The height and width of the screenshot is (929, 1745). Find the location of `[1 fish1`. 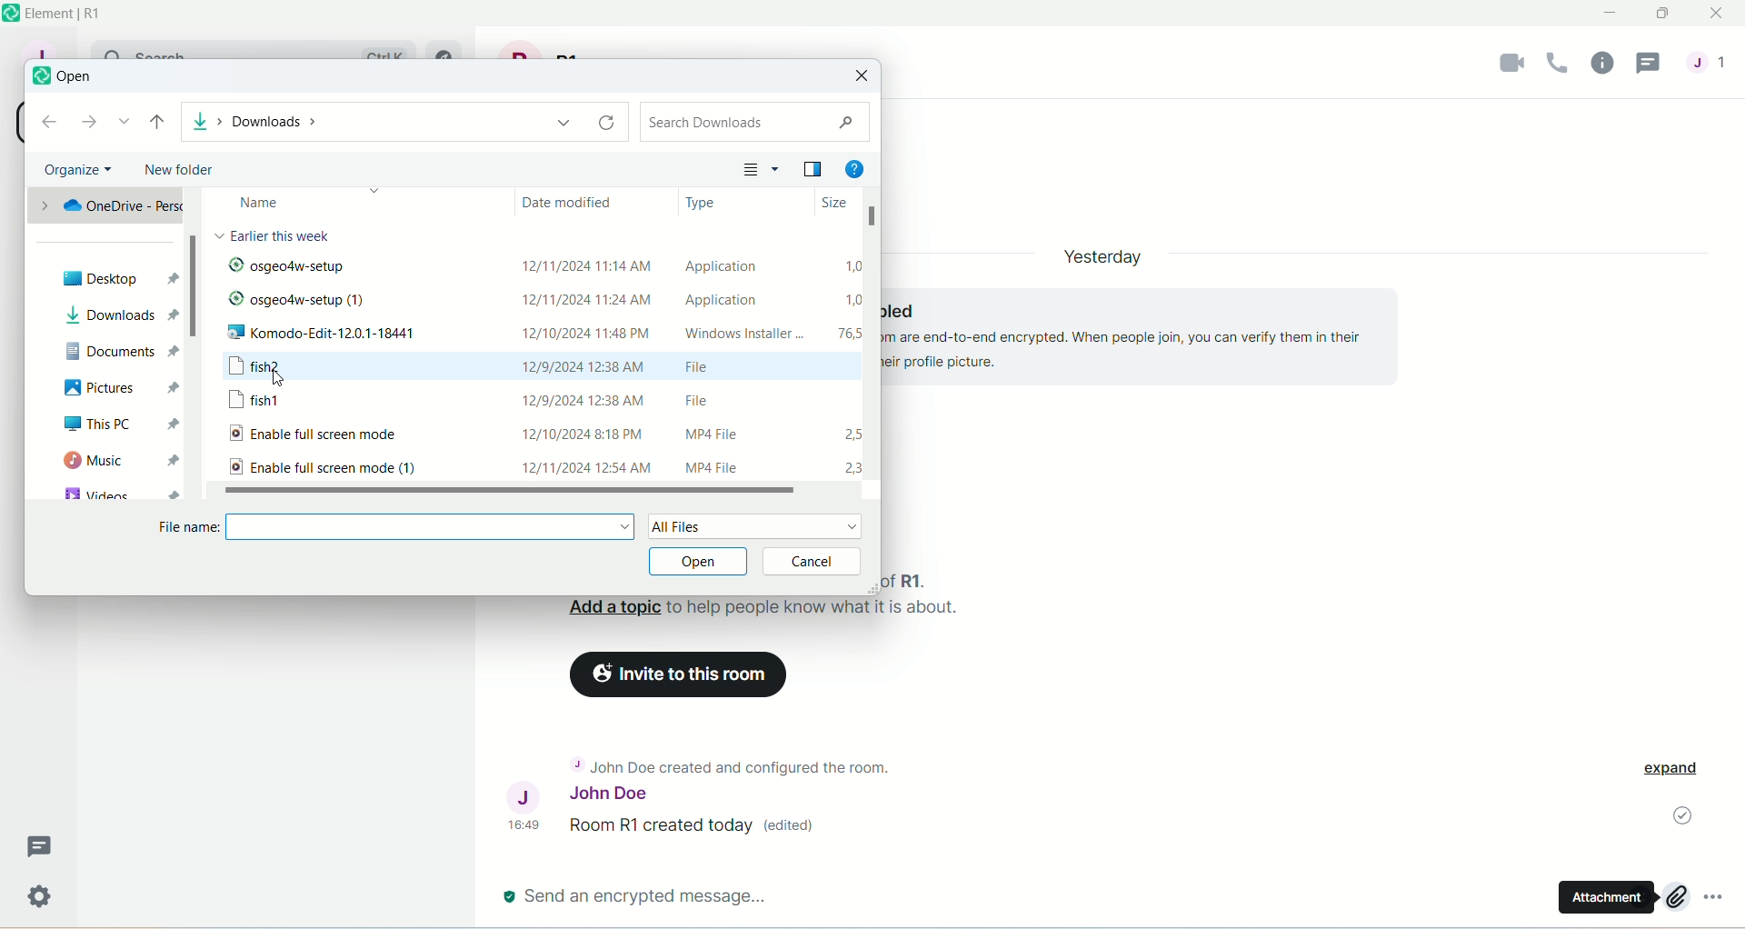

[1 fish1 is located at coordinates (267, 402).